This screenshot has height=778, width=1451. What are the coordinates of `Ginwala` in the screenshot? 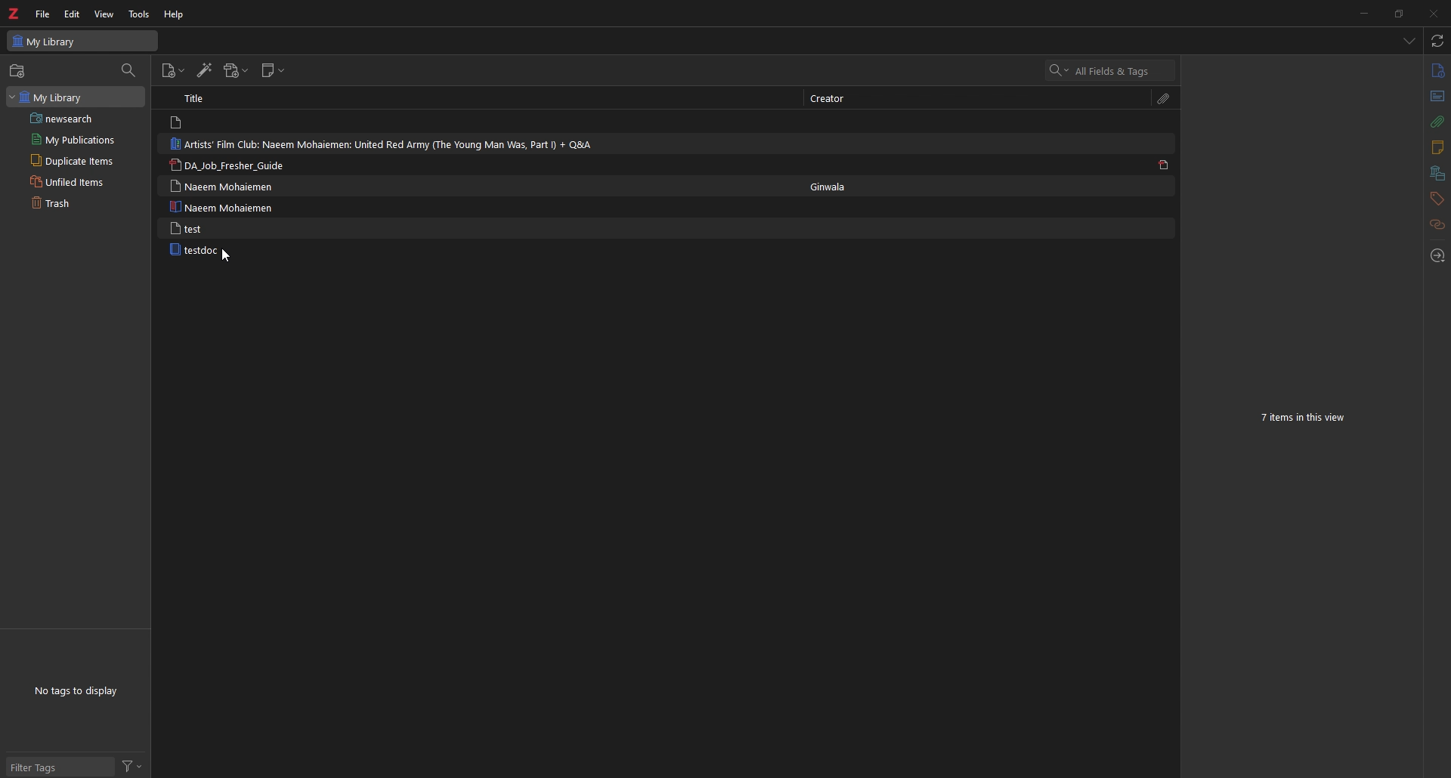 It's located at (835, 184).